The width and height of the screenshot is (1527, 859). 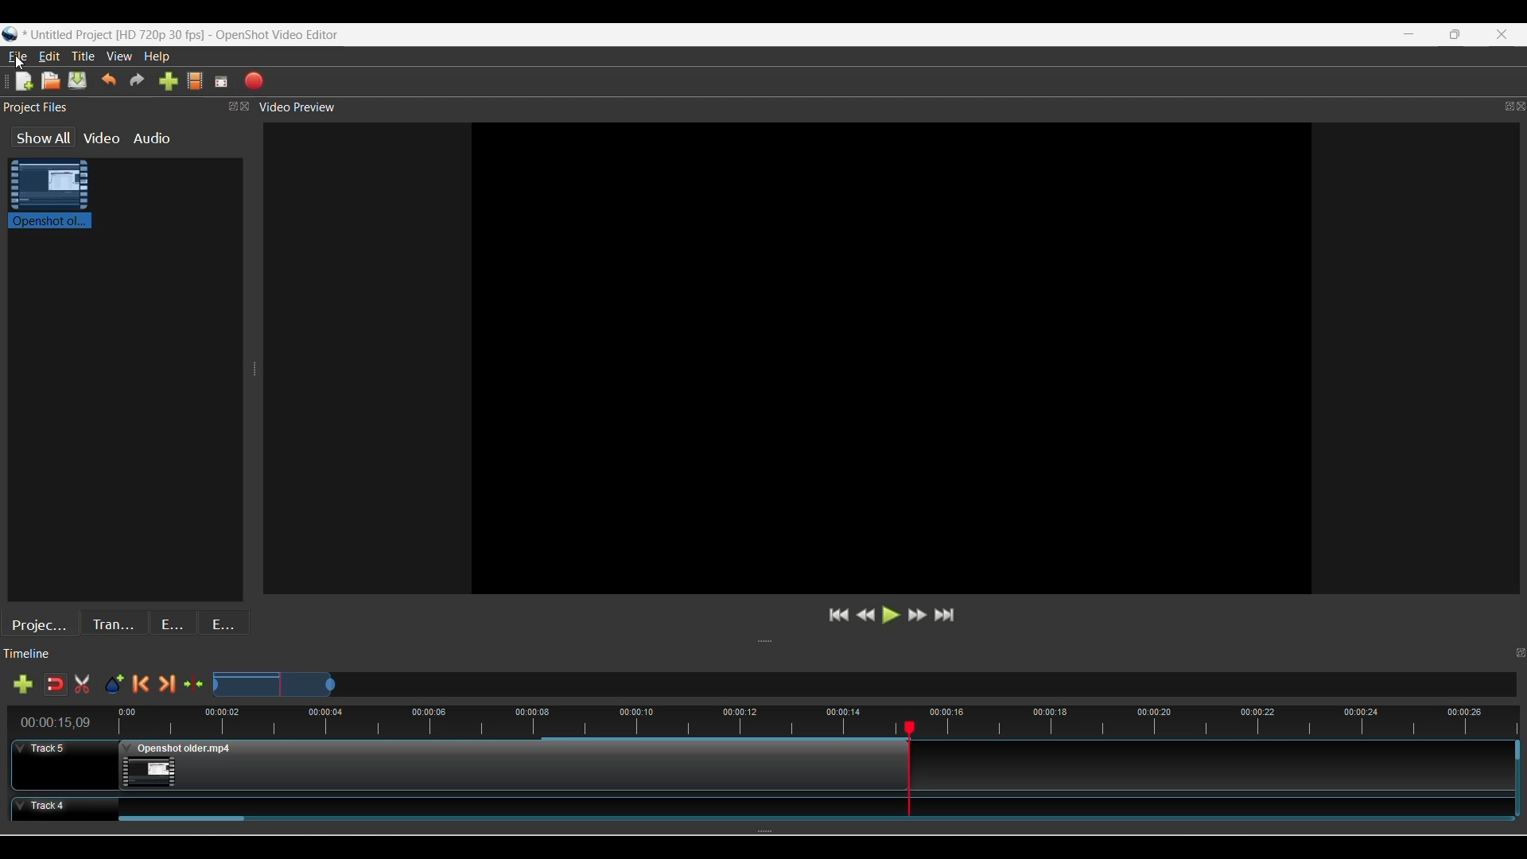 I want to click on Choose profile, so click(x=195, y=82).